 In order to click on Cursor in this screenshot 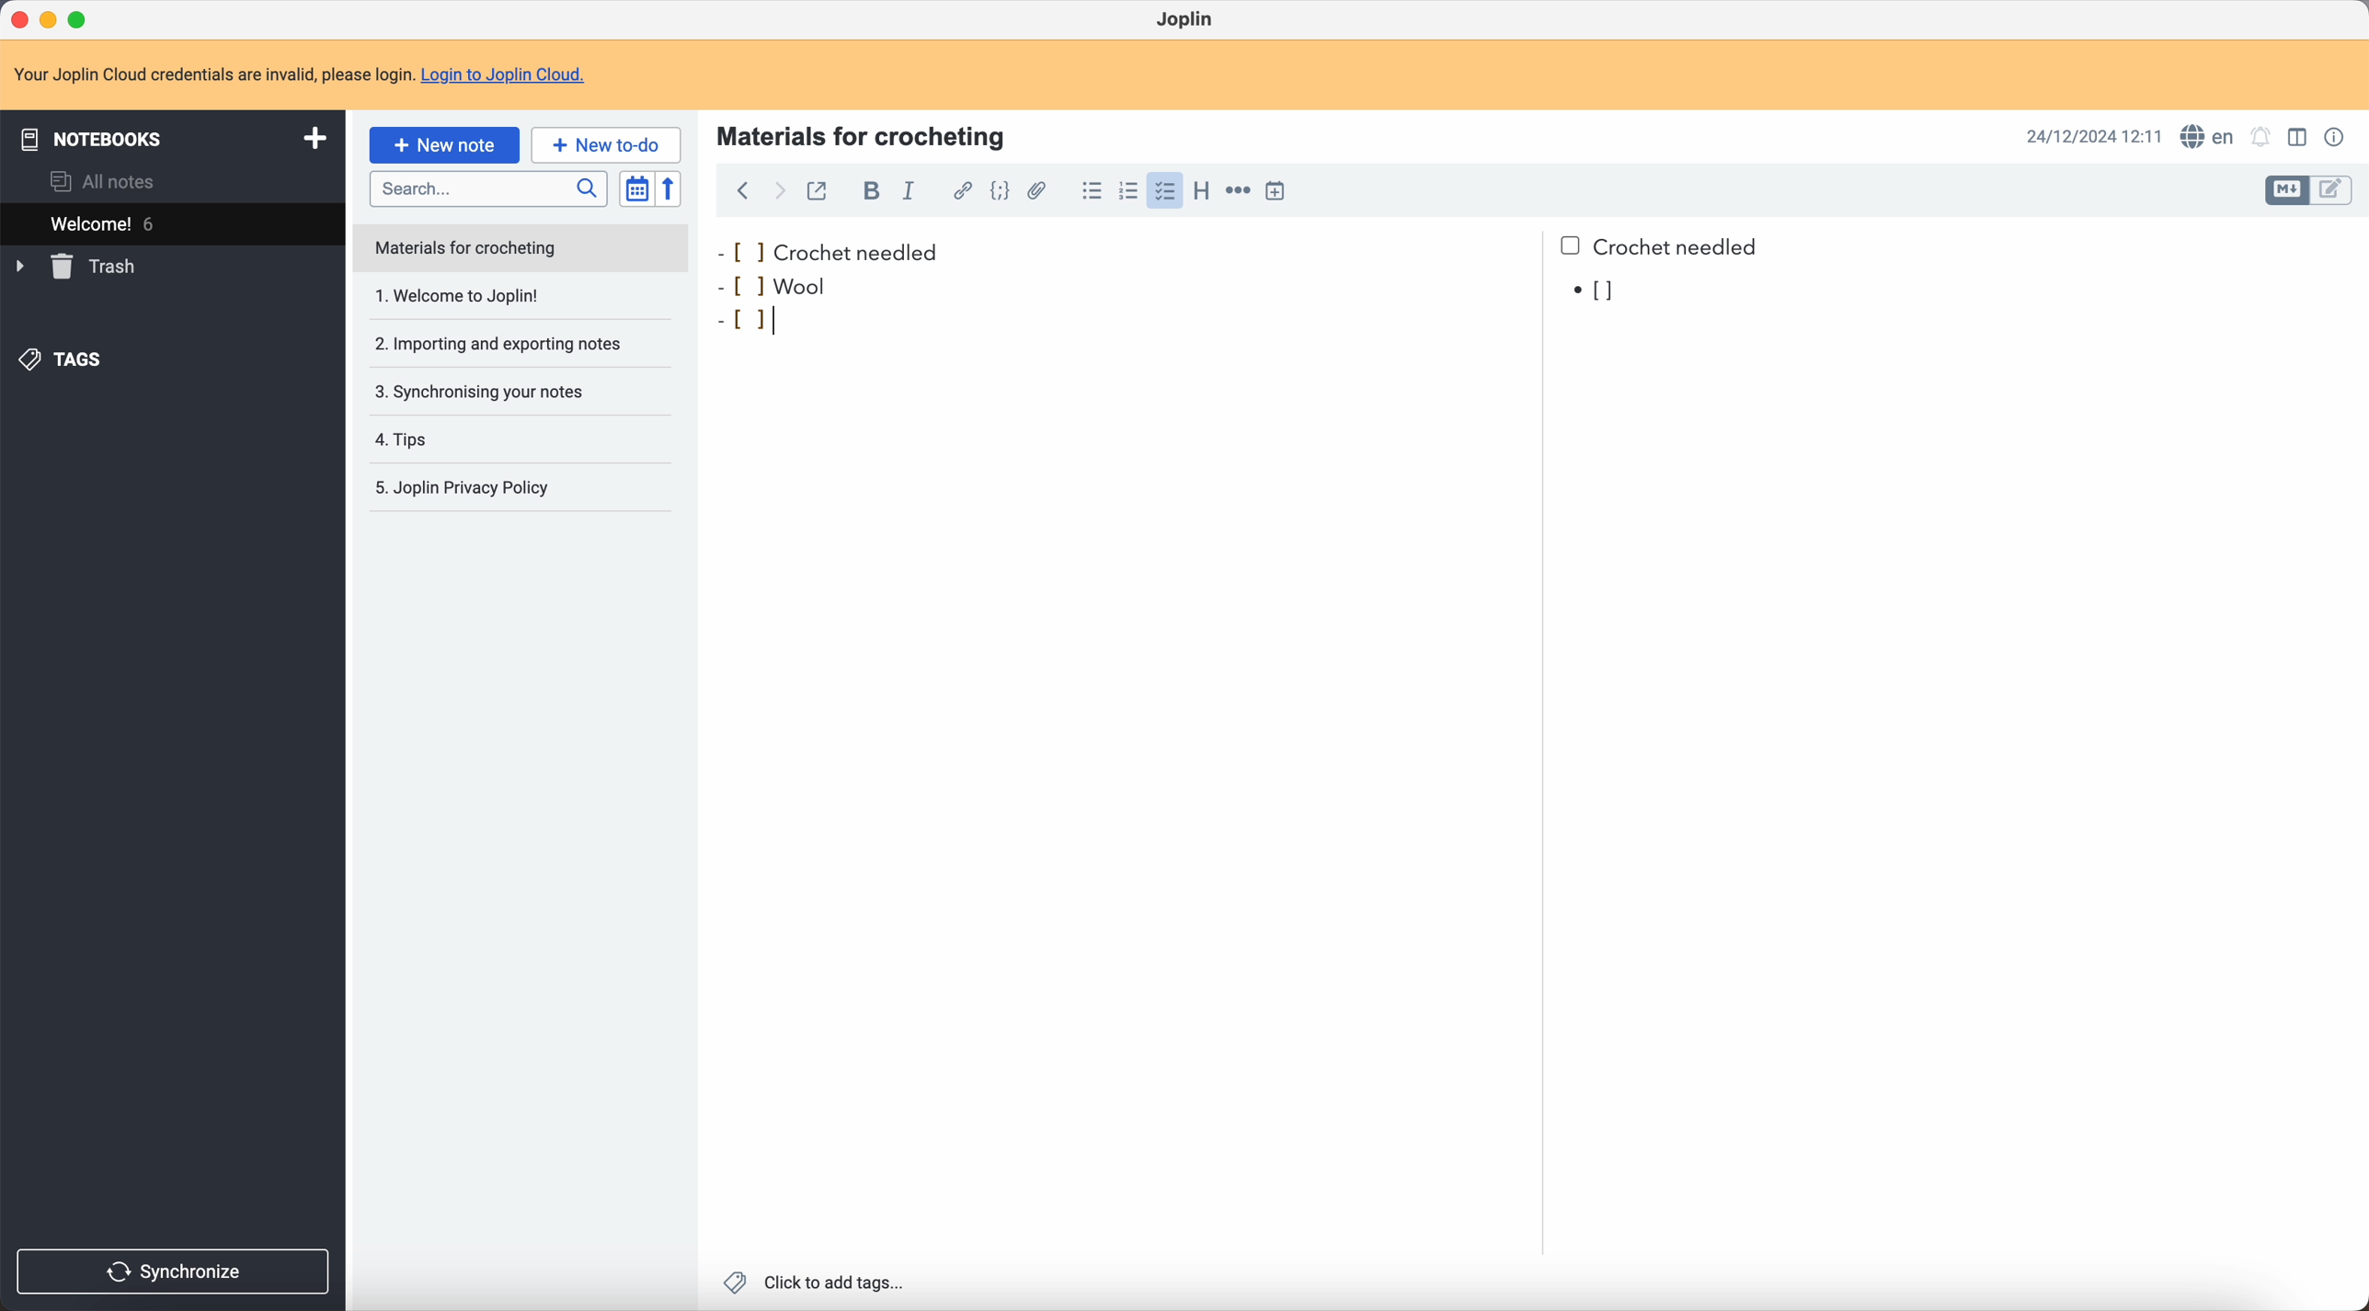, I will do `click(790, 319)`.